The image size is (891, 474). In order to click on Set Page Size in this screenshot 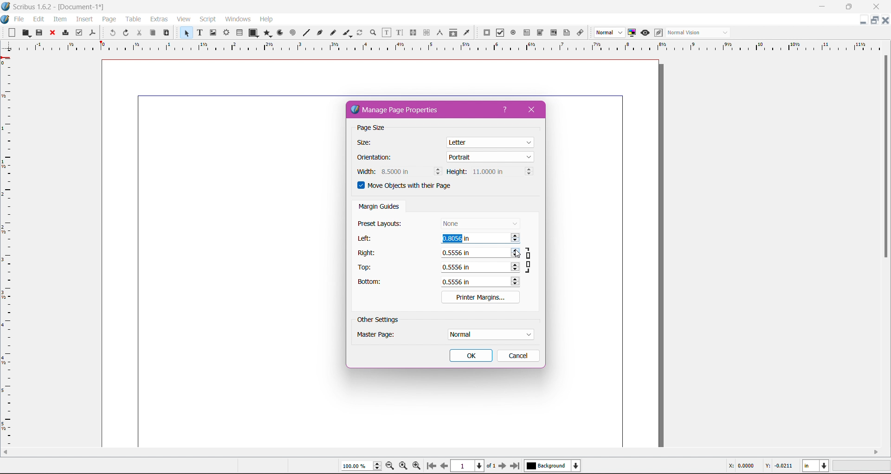, I will do `click(491, 141)`.